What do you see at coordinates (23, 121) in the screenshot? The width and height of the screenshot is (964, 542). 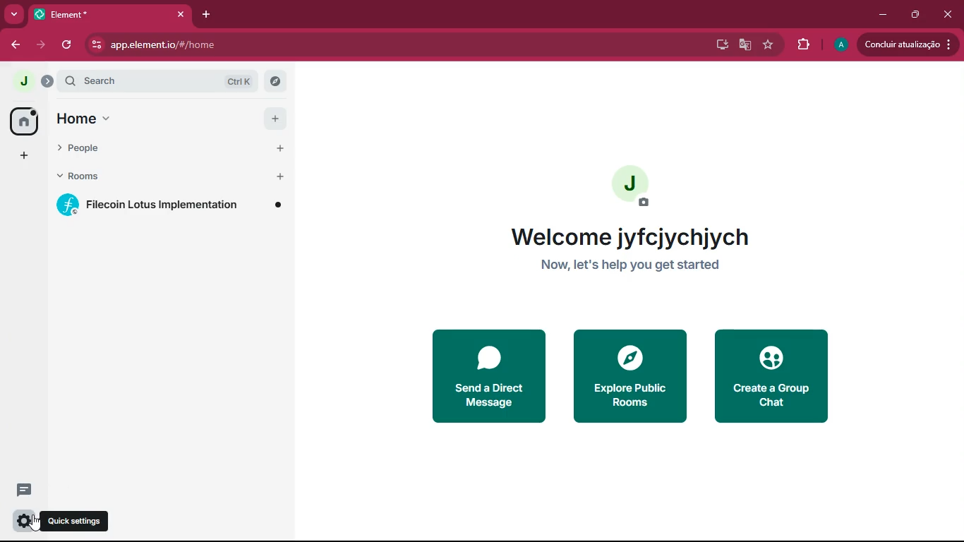 I see `home` at bounding box center [23, 121].